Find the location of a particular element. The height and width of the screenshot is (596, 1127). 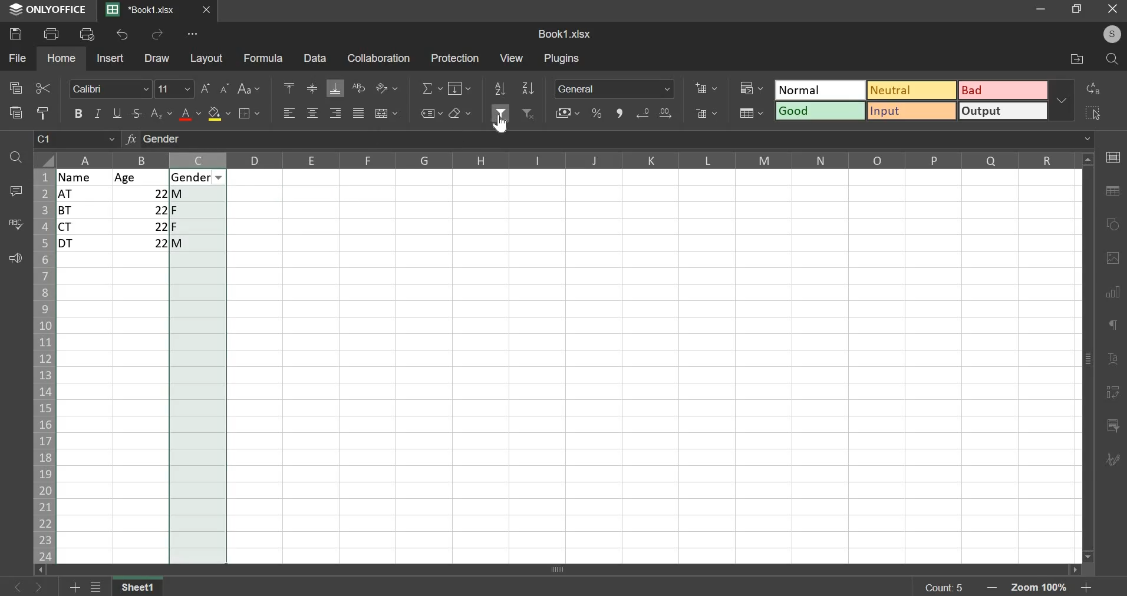

sum is located at coordinates (433, 88).